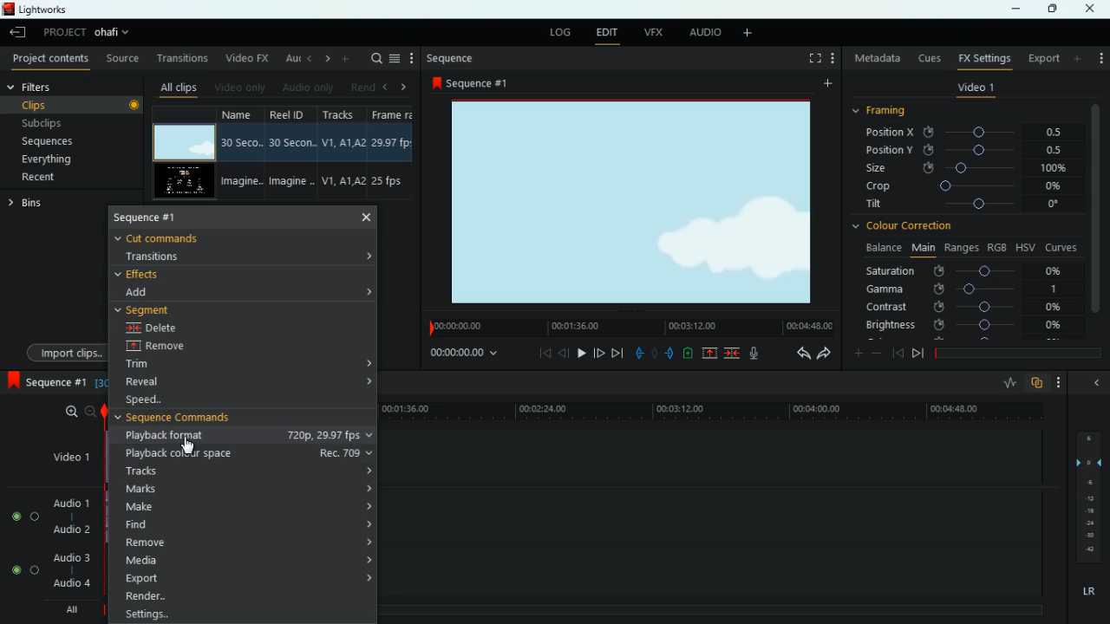 Image resolution: width=1110 pixels, height=624 pixels. I want to click on push, so click(670, 354).